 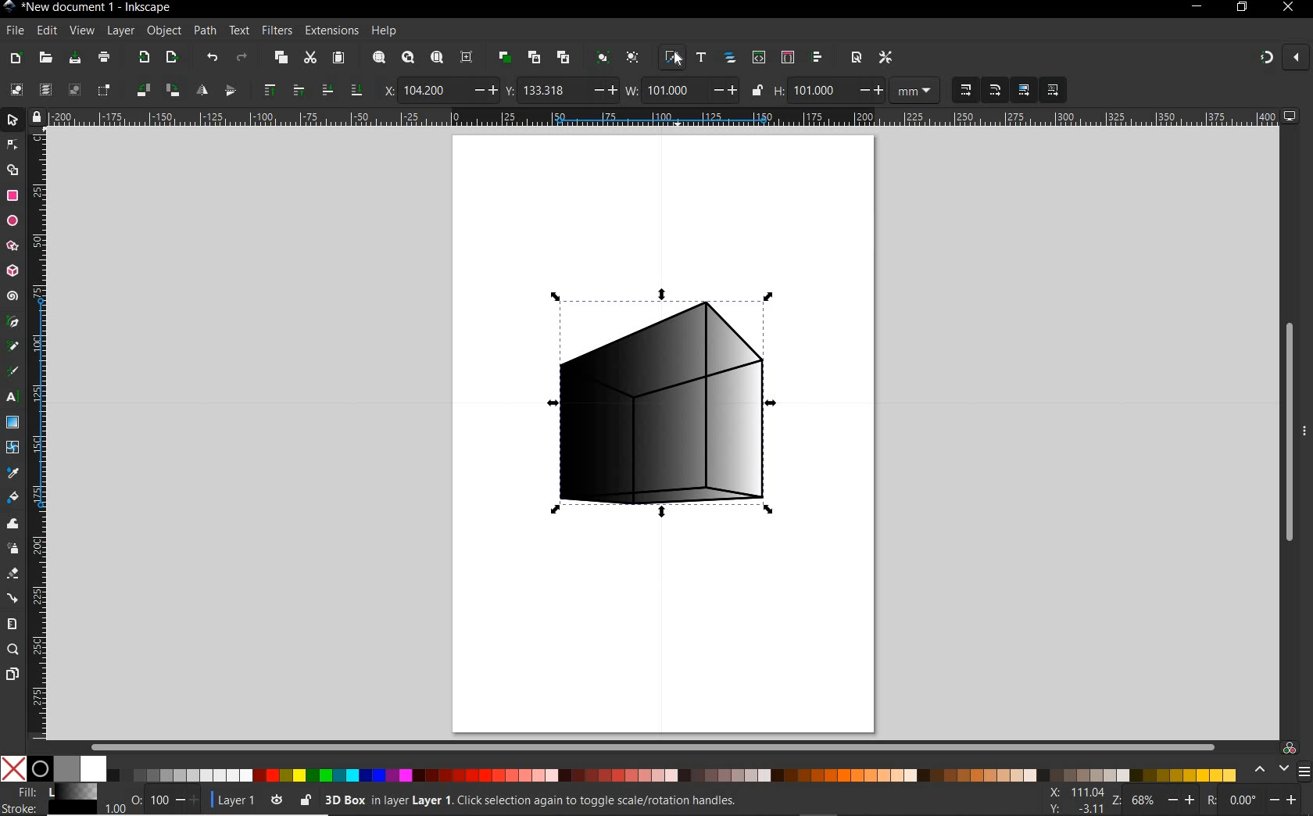 I want to click on PENCIL TOOL, so click(x=13, y=348).